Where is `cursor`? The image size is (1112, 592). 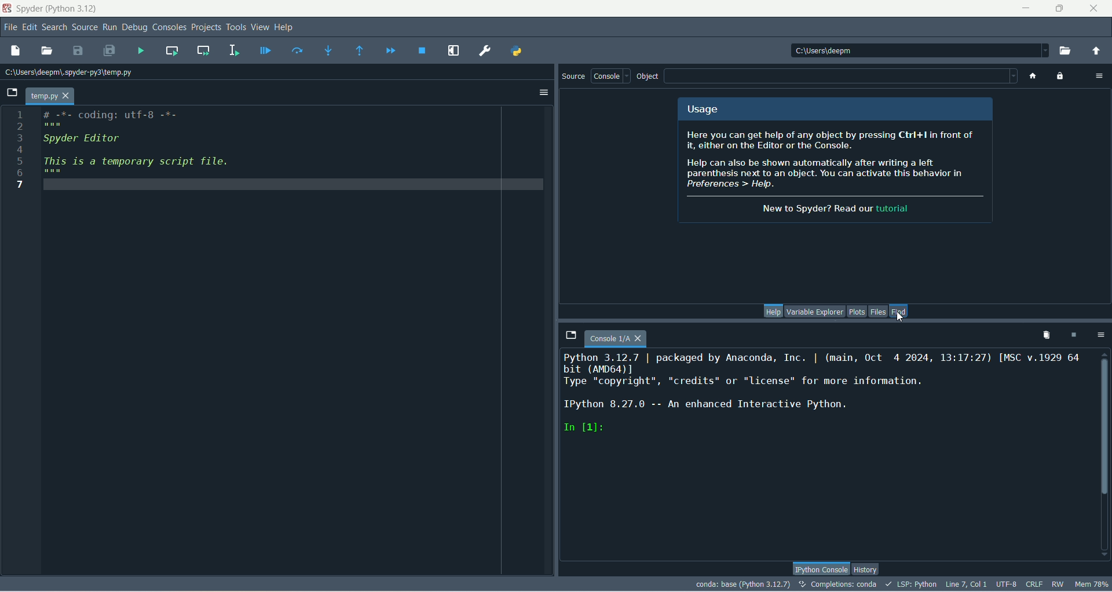
cursor is located at coordinates (902, 318).